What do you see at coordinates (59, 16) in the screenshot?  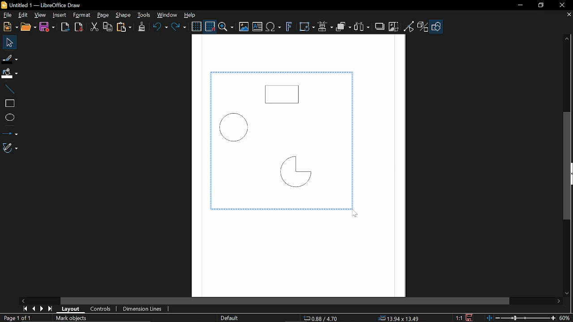 I see `Insert` at bounding box center [59, 16].